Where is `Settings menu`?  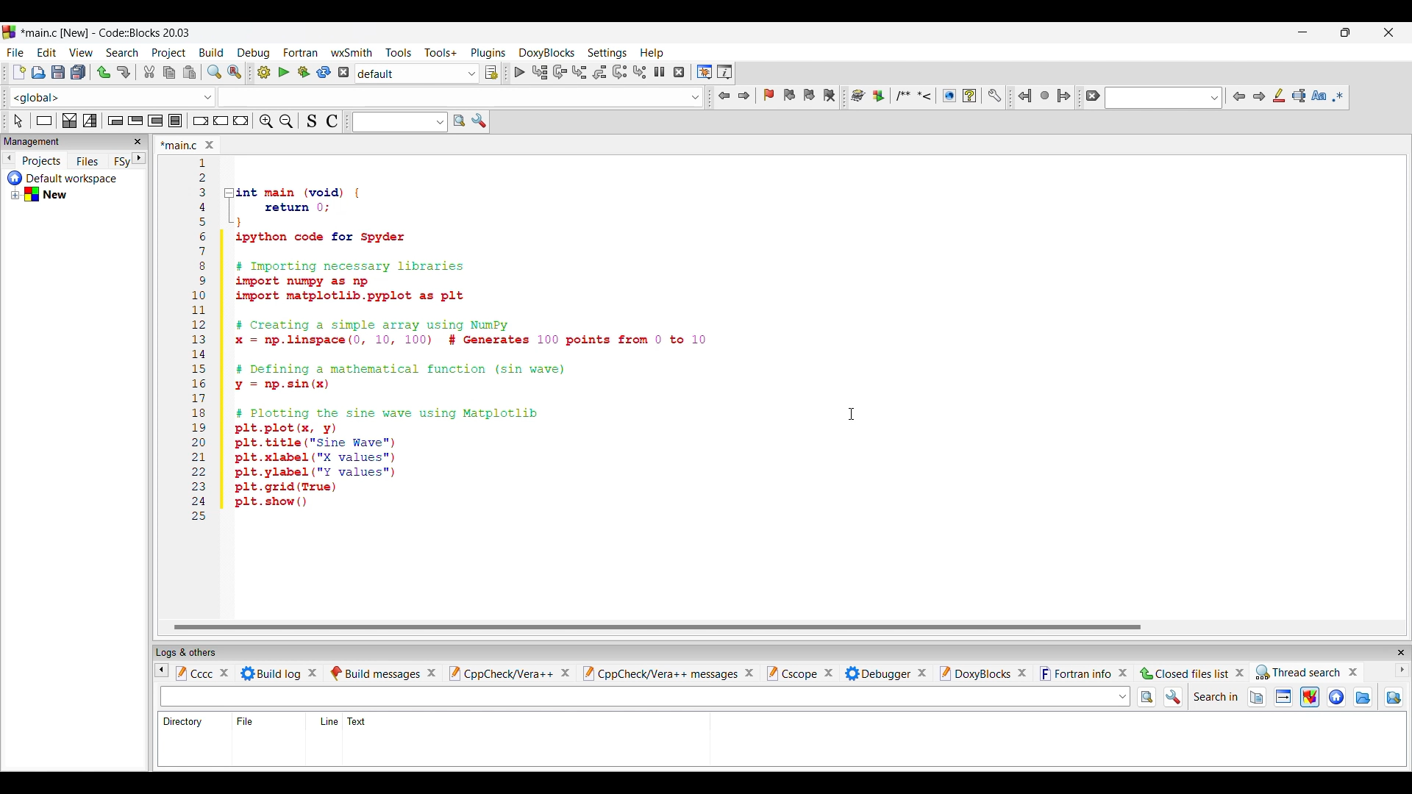 Settings menu is located at coordinates (607, 54).